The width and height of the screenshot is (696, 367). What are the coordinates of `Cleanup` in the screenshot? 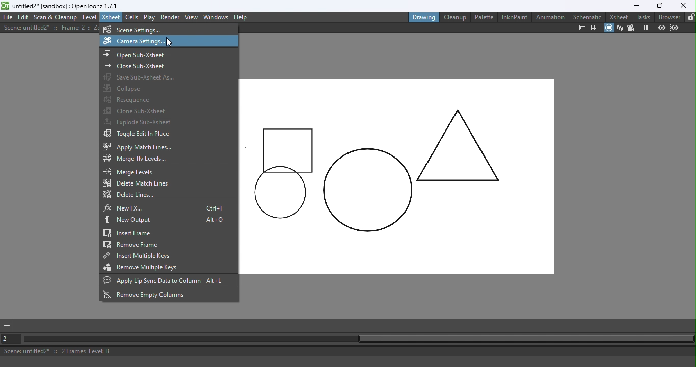 It's located at (454, 17).